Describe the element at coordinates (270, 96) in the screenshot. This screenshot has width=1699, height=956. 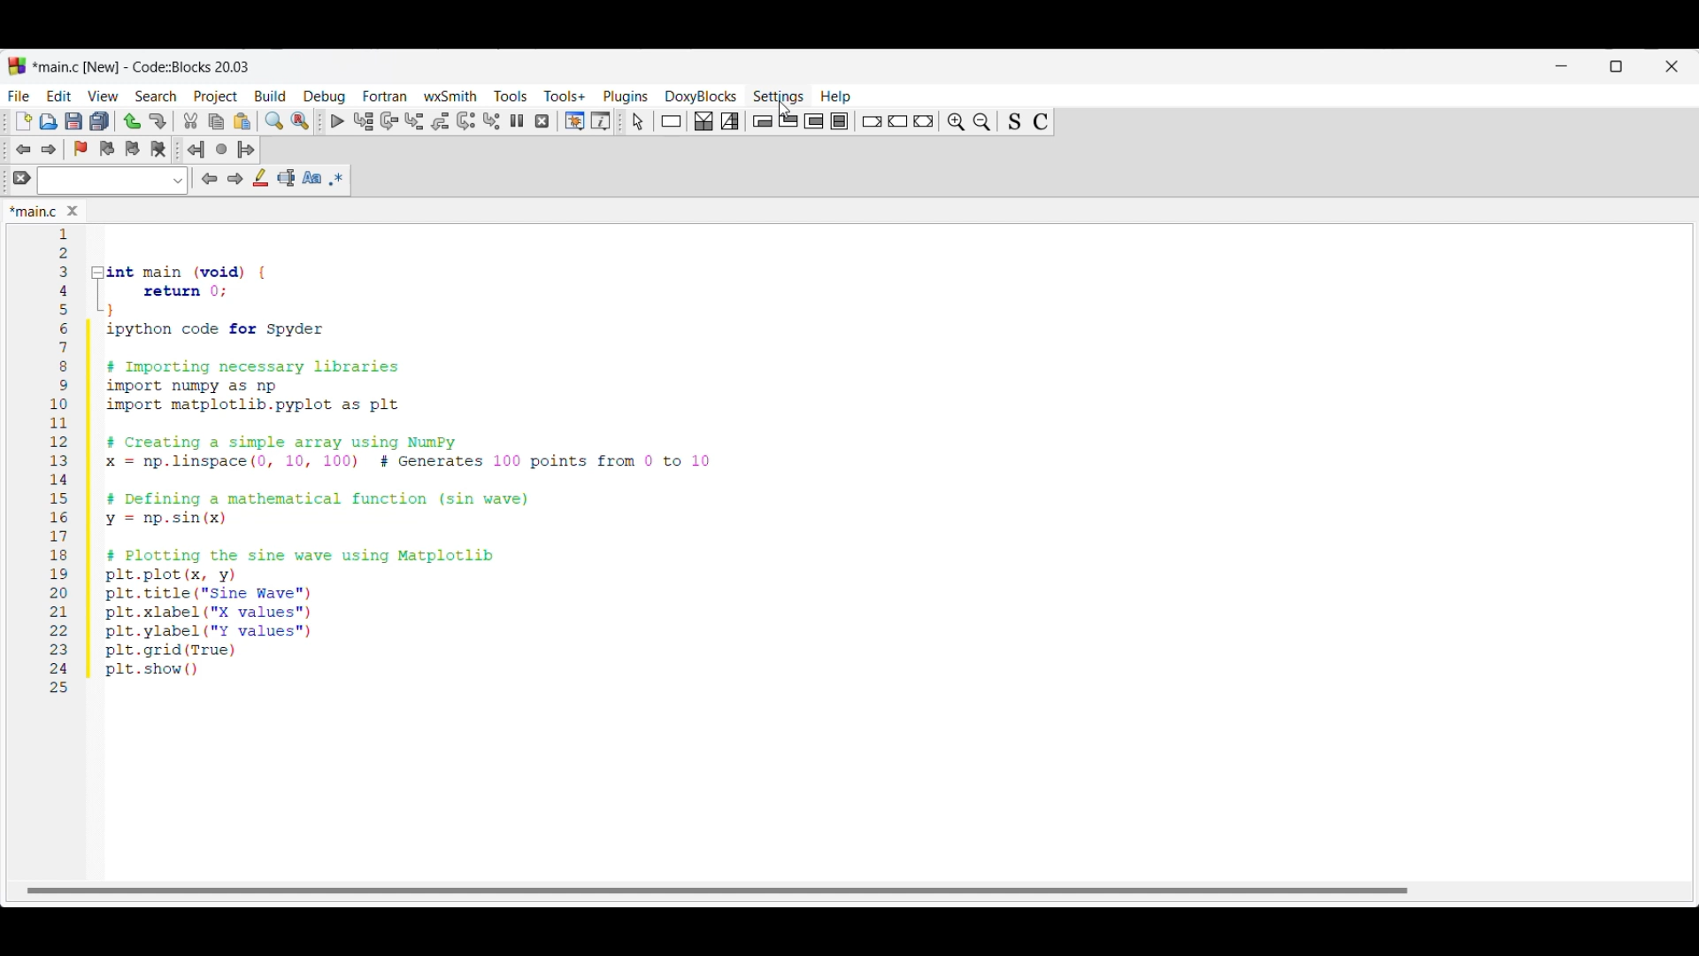
I see `Build menu` at that location.